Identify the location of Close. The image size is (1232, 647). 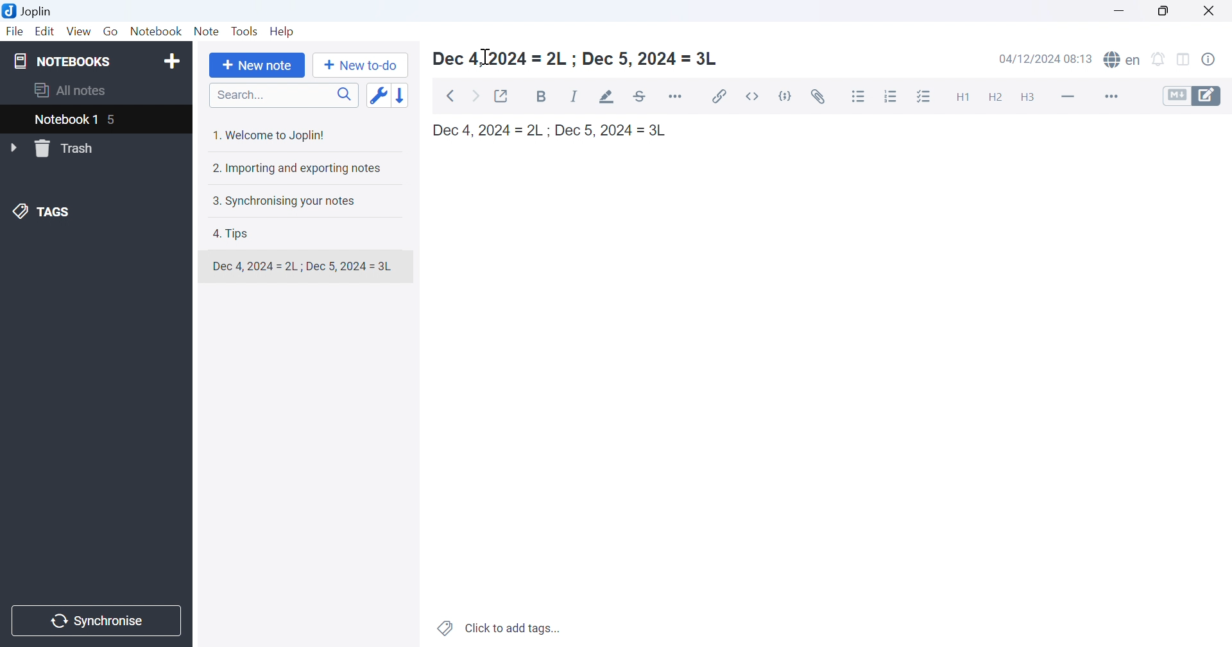
(1213, 11).